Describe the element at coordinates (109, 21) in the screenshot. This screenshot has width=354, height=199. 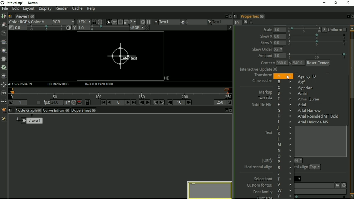
I see `Clips the portion of image` at that location.